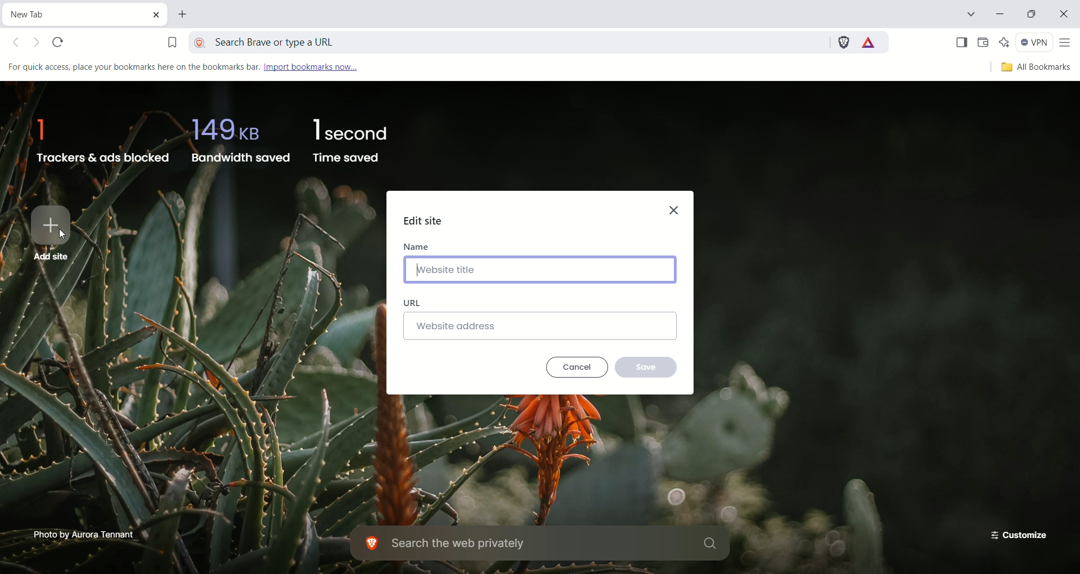 This screenshot has width=1080, height=574. I want to click on For quick access, place your bookmarks here on the bookmarks bar., so click(132, 67).